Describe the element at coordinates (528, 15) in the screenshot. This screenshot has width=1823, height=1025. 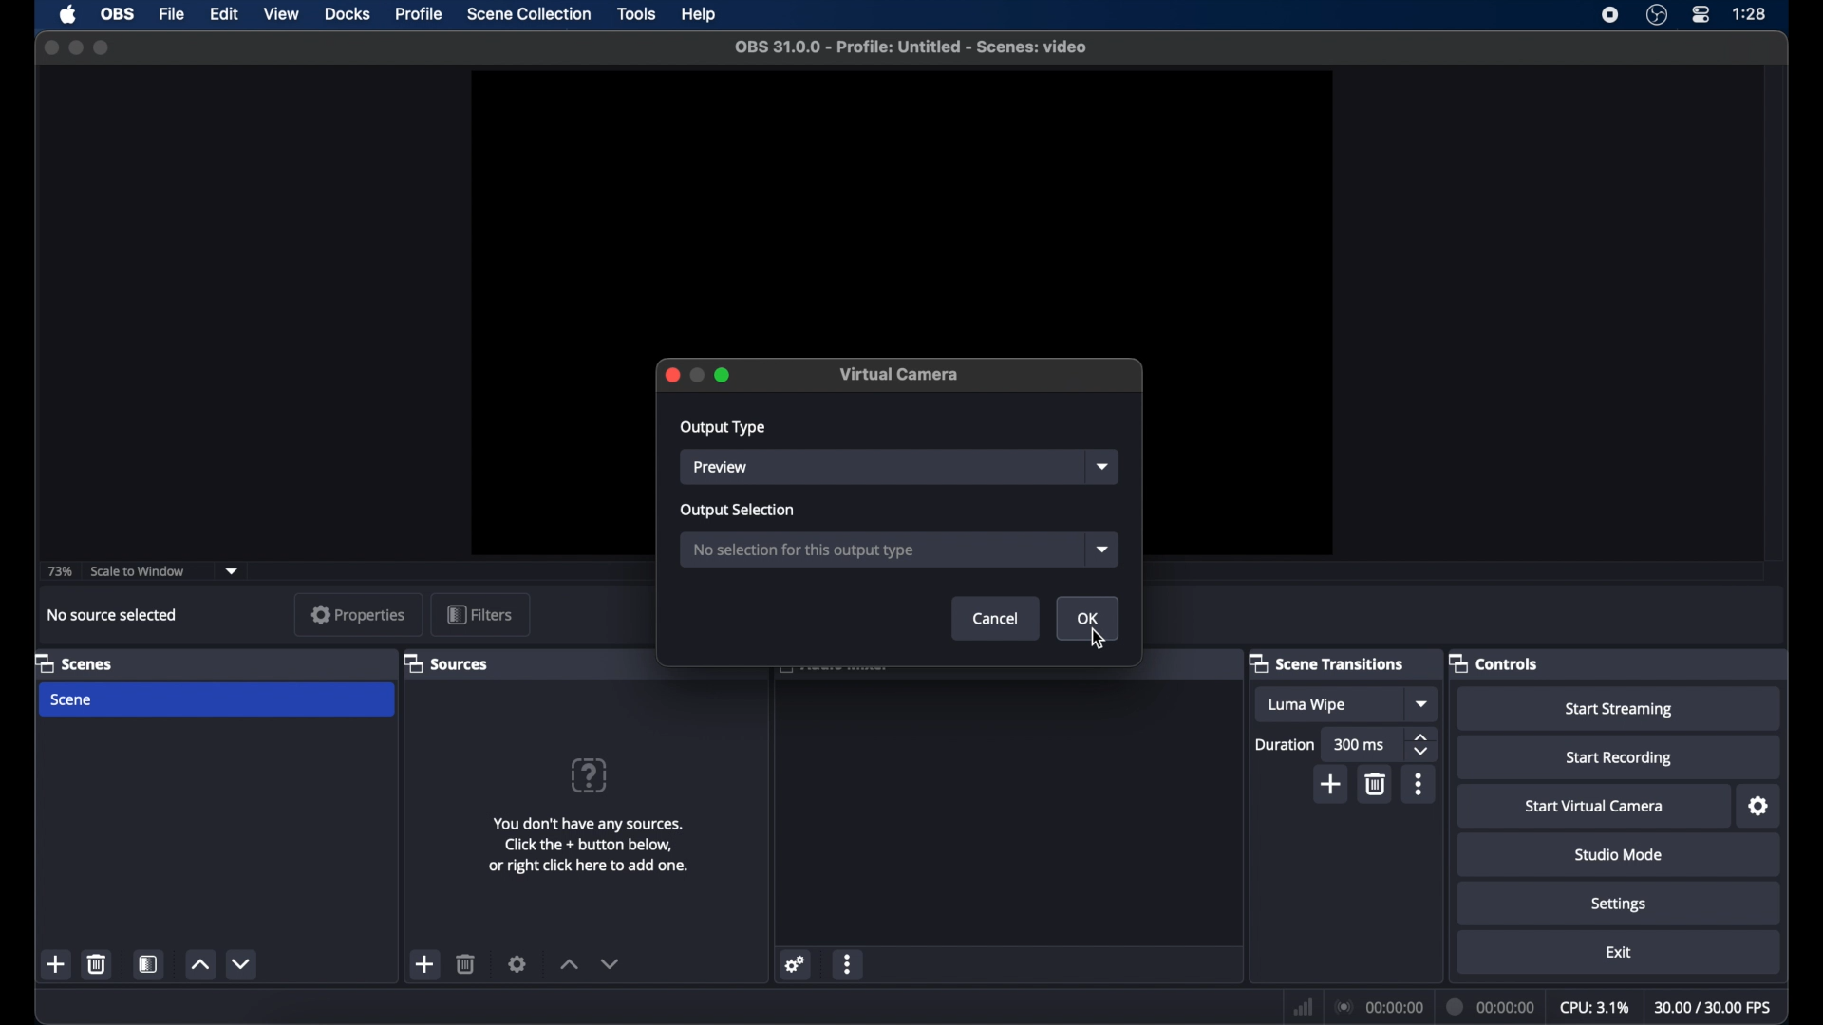
I see `scene collection` at that location.